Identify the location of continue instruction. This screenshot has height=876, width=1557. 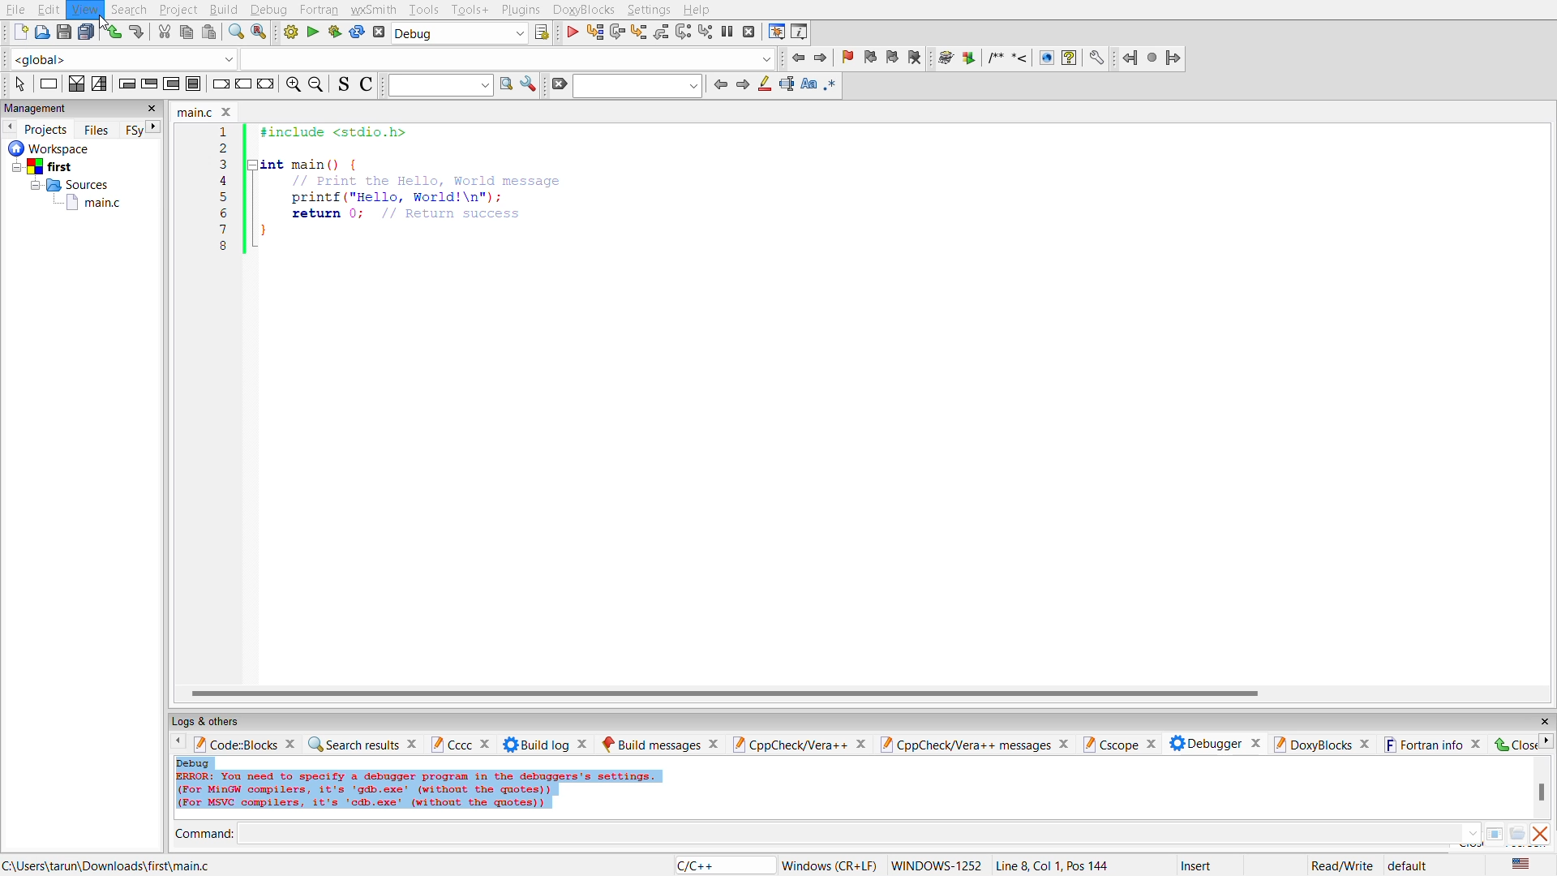
(242, 86).